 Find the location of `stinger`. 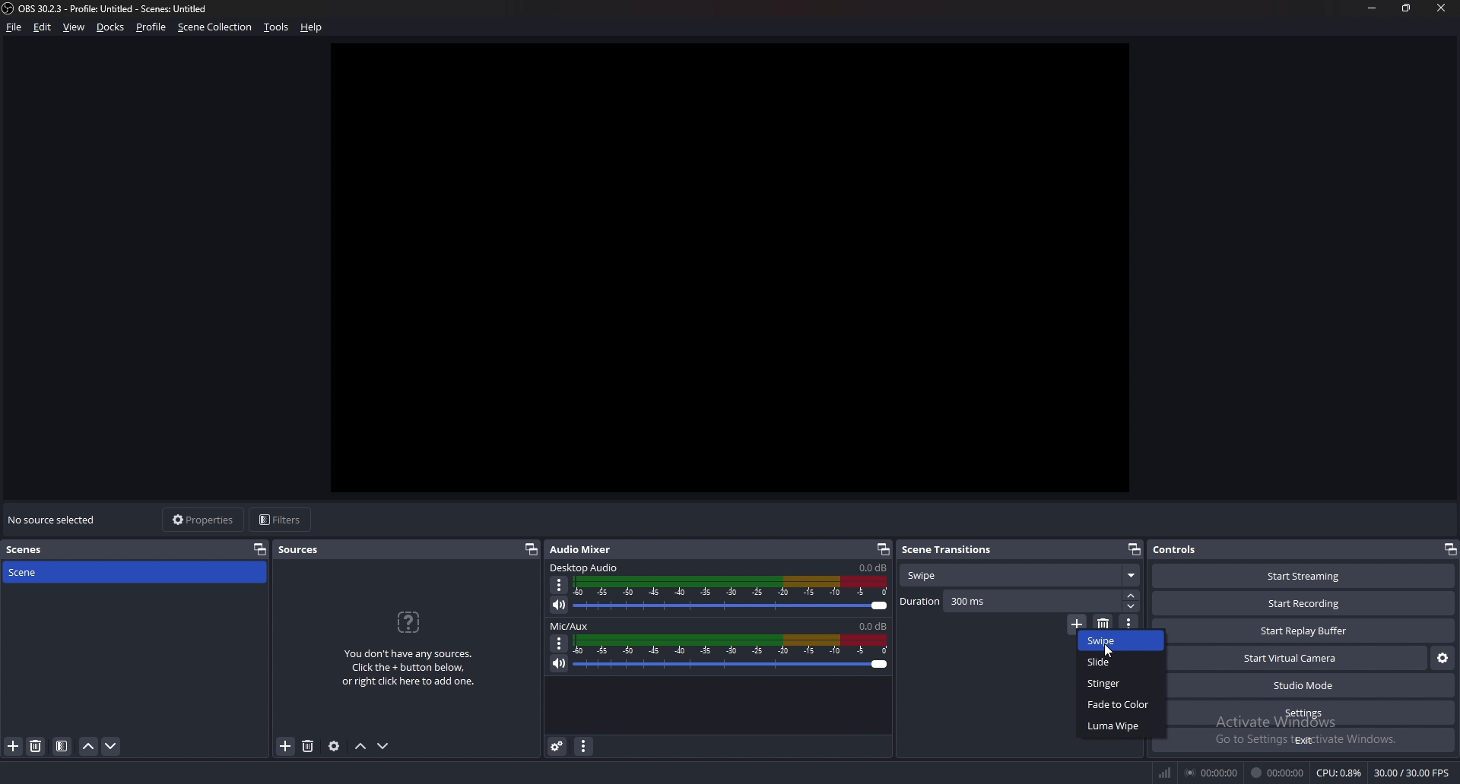

stinger is located at coordinates (1121, 681).